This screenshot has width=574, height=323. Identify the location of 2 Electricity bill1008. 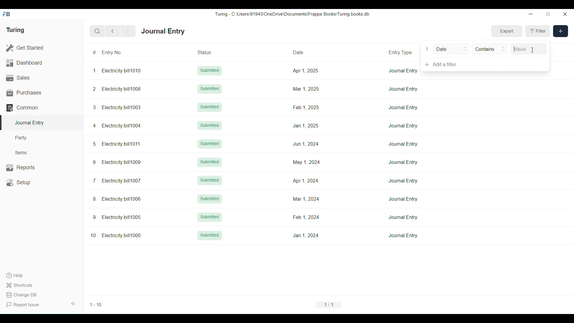
(117, 89).